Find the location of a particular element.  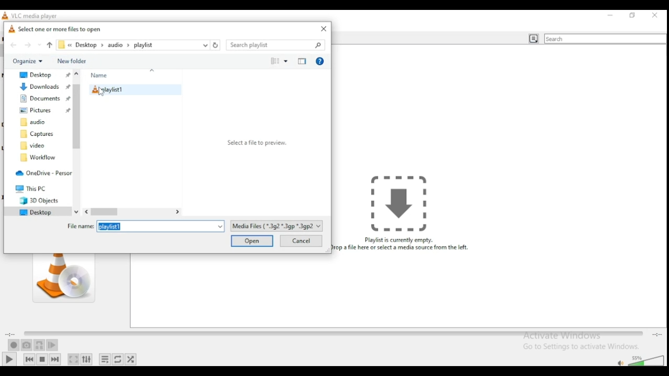

show extended settings is located at coordinates (86, 359).